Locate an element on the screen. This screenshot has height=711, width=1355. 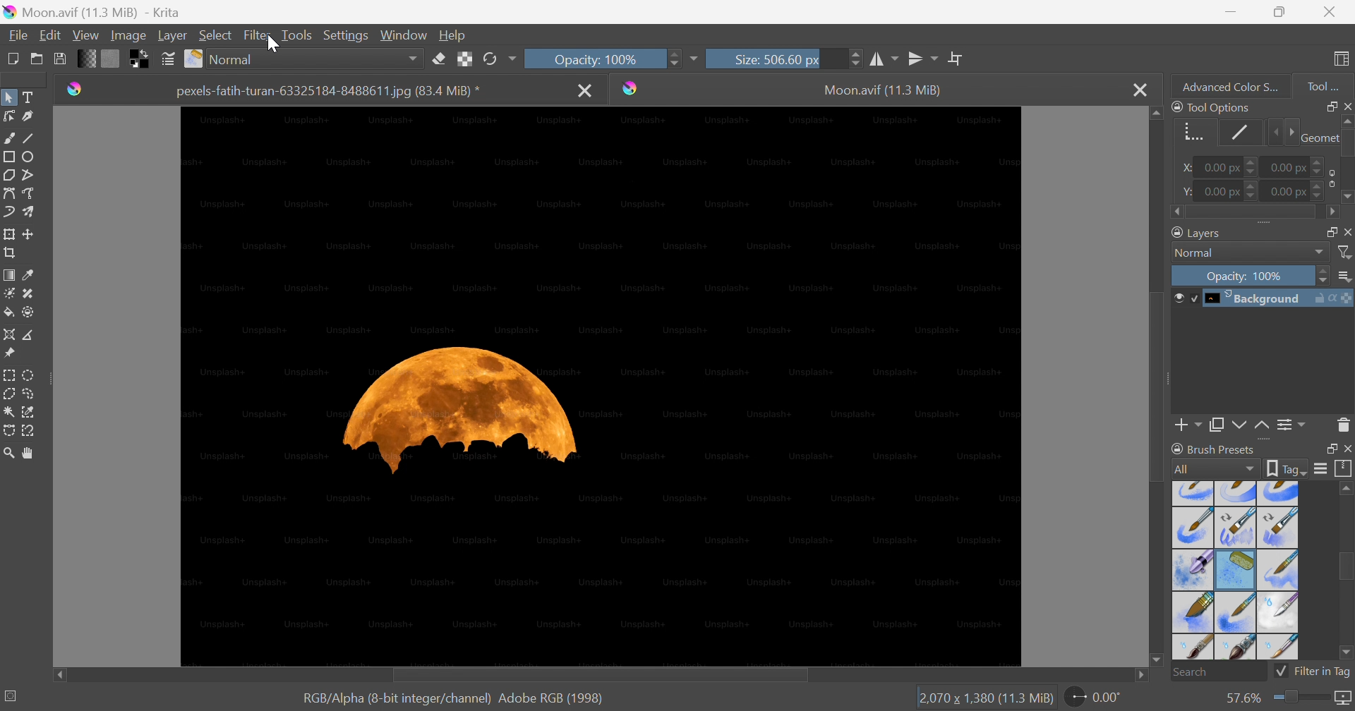
Fill patterns is located at coordinates (110, 57).